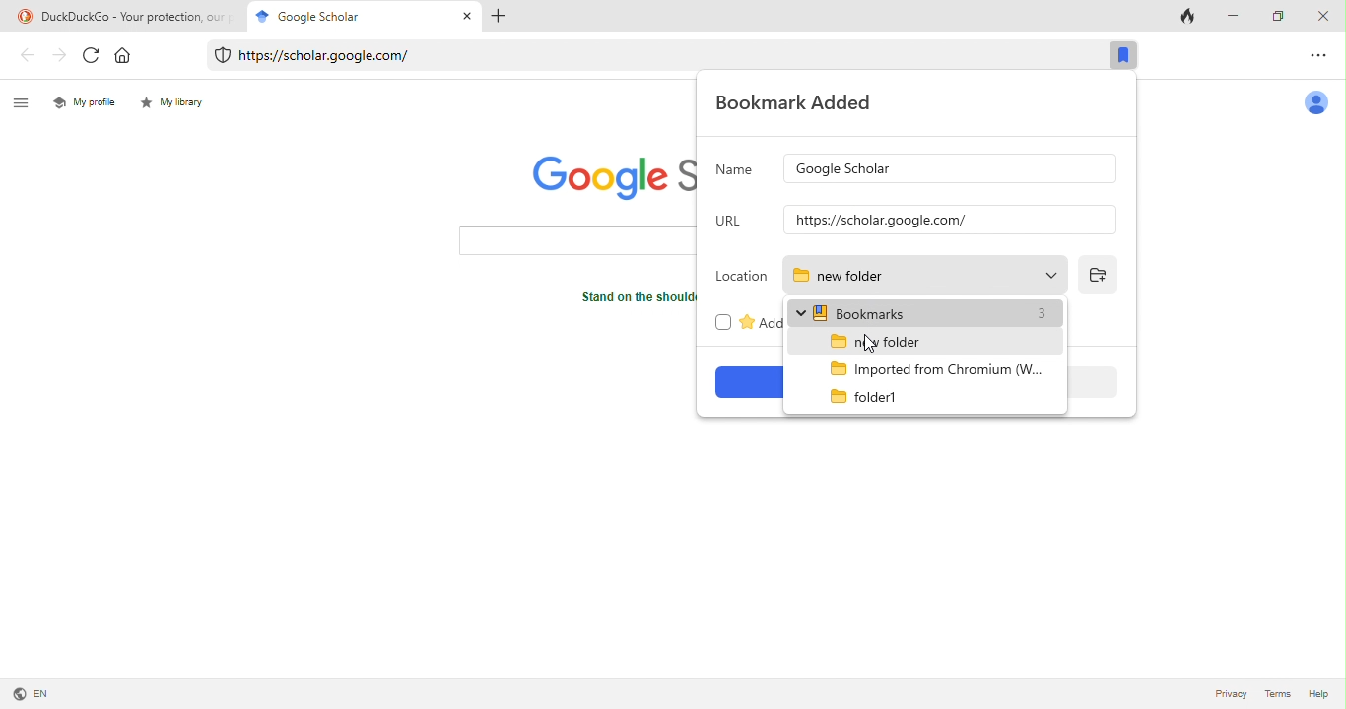  Describe the element at coordinates (647, 56) in the screenshot. I see `web link` at that location.